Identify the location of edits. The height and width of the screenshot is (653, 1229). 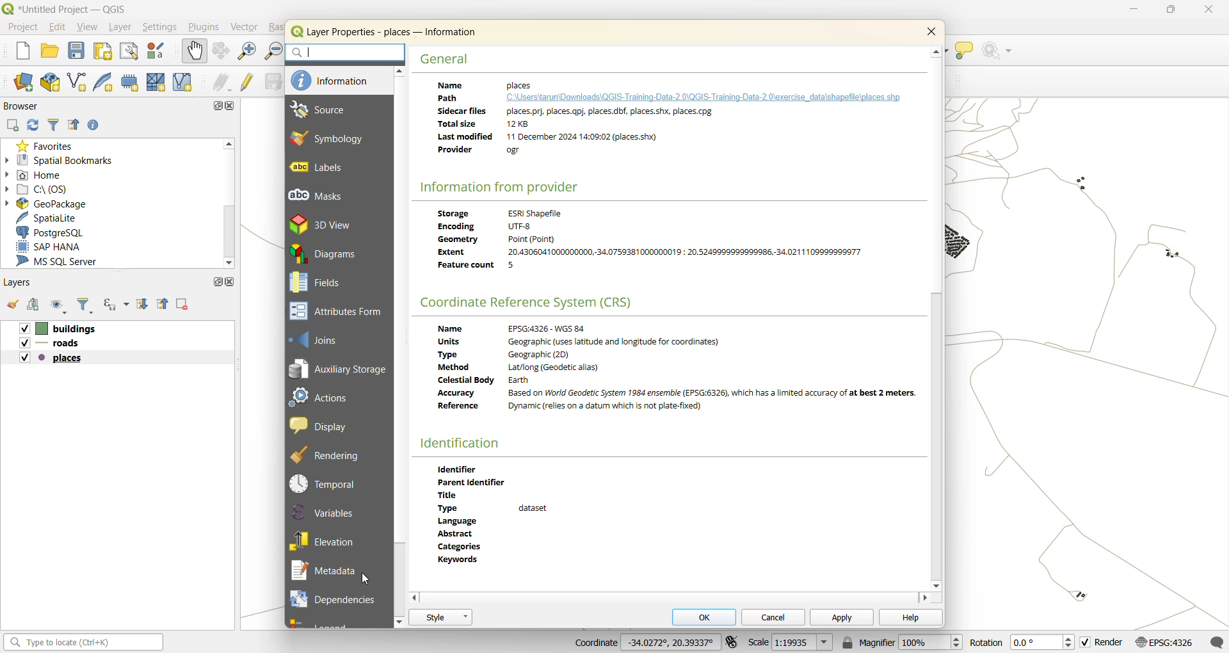
(220, 83).